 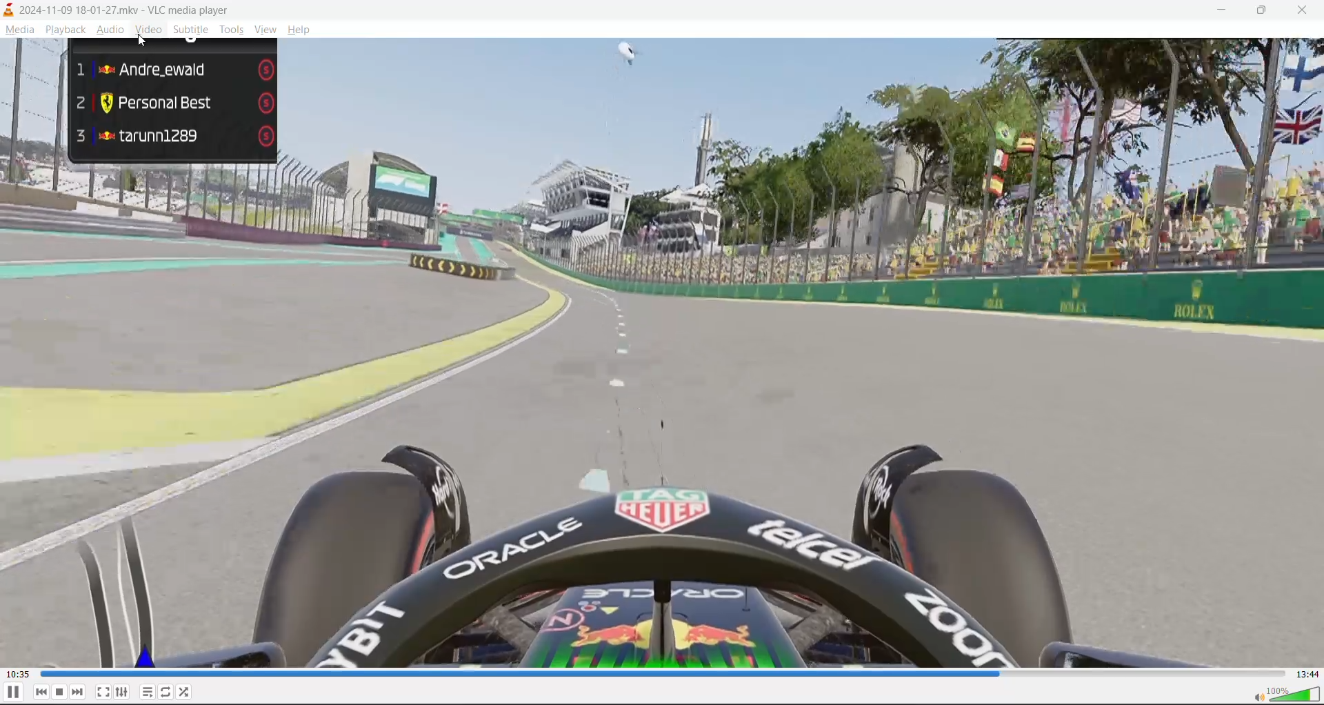 What do you see at coordinates (1218, 12) in the screenshot?
I see `minimize` at bounding box center [1218, 12].